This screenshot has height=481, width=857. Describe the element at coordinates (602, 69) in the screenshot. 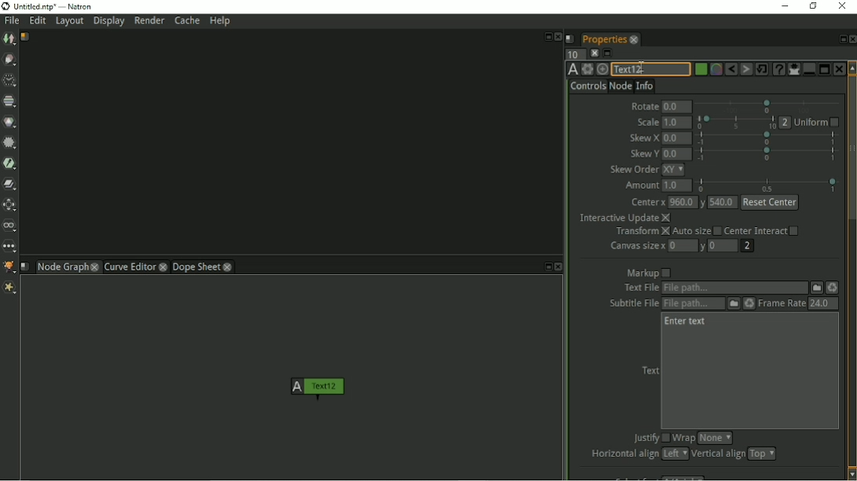

I see `Centers the node` at that location.